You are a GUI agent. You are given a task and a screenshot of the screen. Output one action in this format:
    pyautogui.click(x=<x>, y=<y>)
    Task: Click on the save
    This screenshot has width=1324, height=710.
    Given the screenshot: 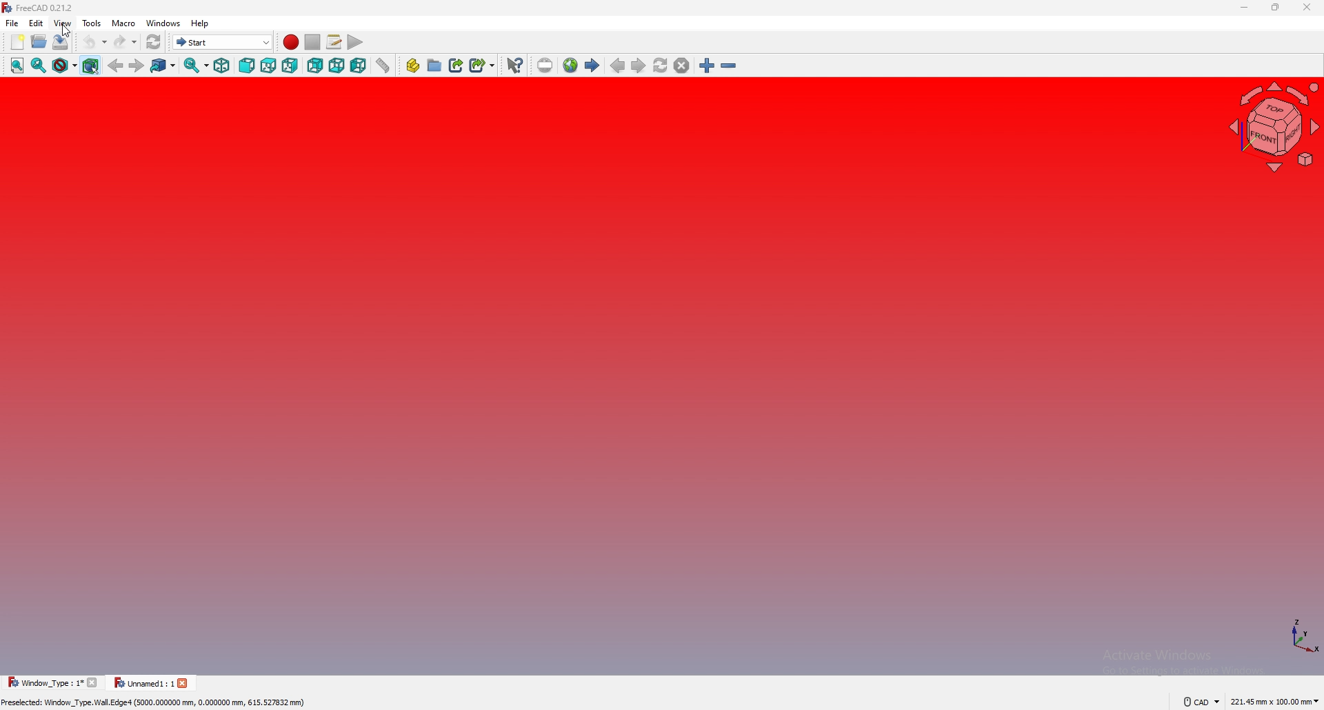 What is the action you would take?
    pyautogui.click(x=61, y=41)
    